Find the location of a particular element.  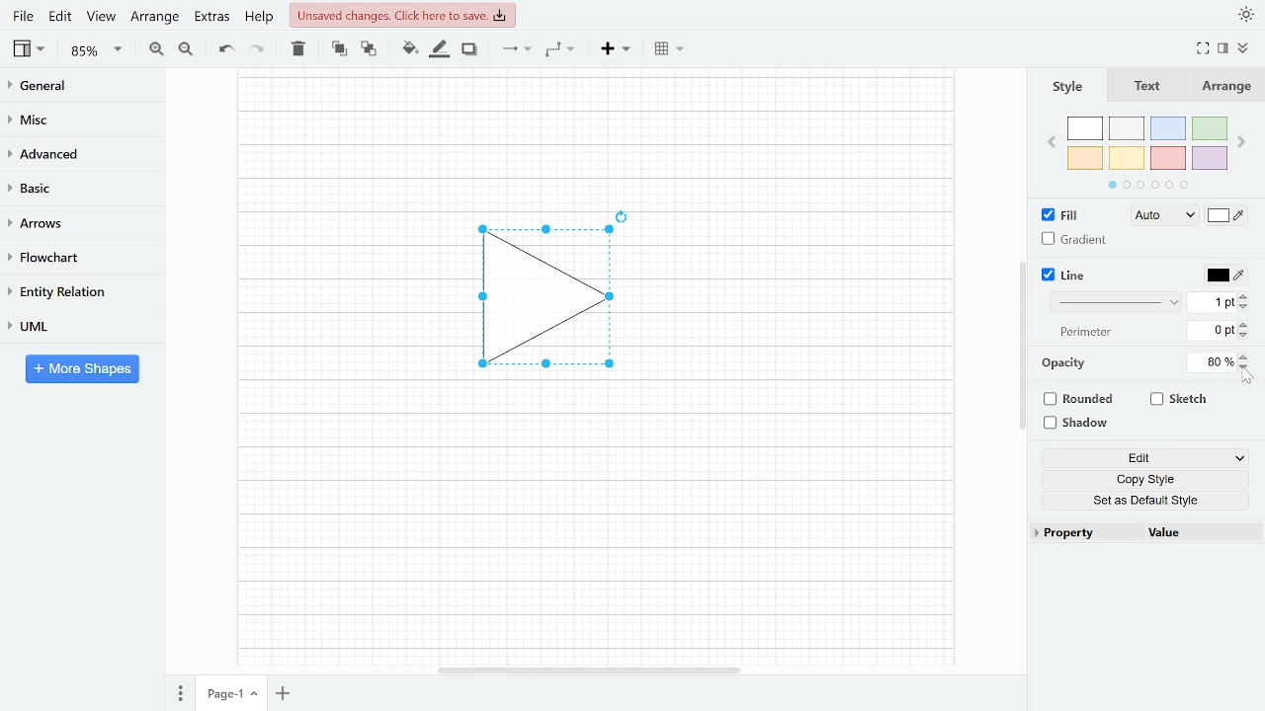

Arrows is located at coordinates (73, 222).